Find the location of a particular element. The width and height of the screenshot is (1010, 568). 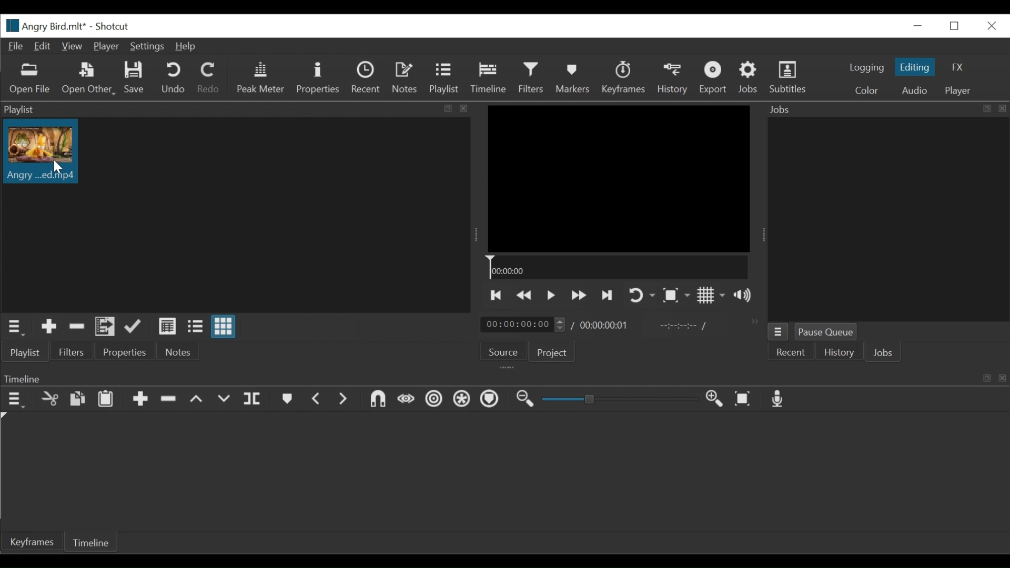

Notes is located at coordinates (405, 76).